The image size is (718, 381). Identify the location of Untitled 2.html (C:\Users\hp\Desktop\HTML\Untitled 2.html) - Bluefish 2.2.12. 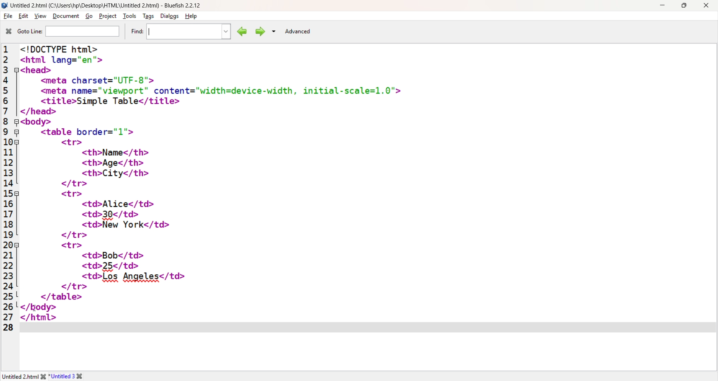
(109, 4).